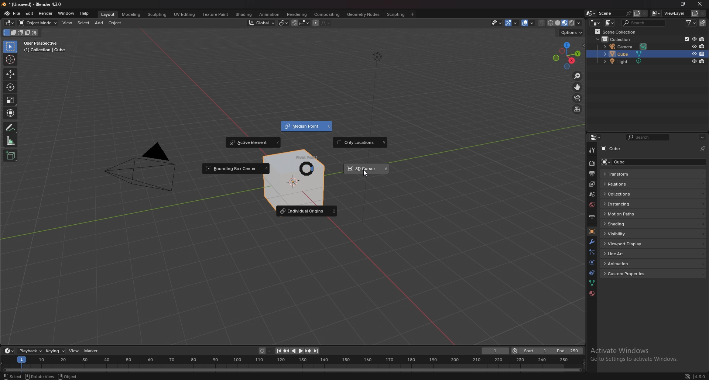 The height and width of the screenshot is (380, 709). Describe the element at coordinates (10, 87) in the screenshot. I see `rotate` at that location.